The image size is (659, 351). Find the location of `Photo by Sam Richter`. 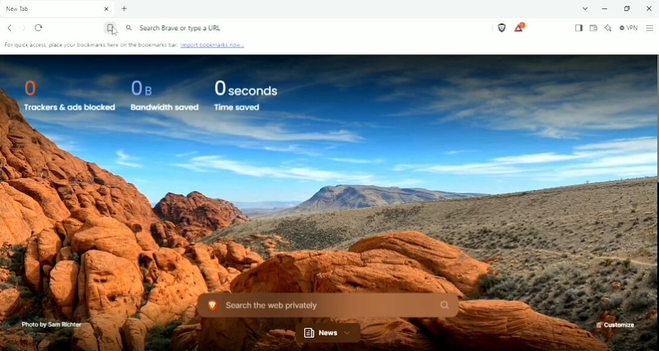

Photo by Sam Richter is located at coordinates (50, 324).